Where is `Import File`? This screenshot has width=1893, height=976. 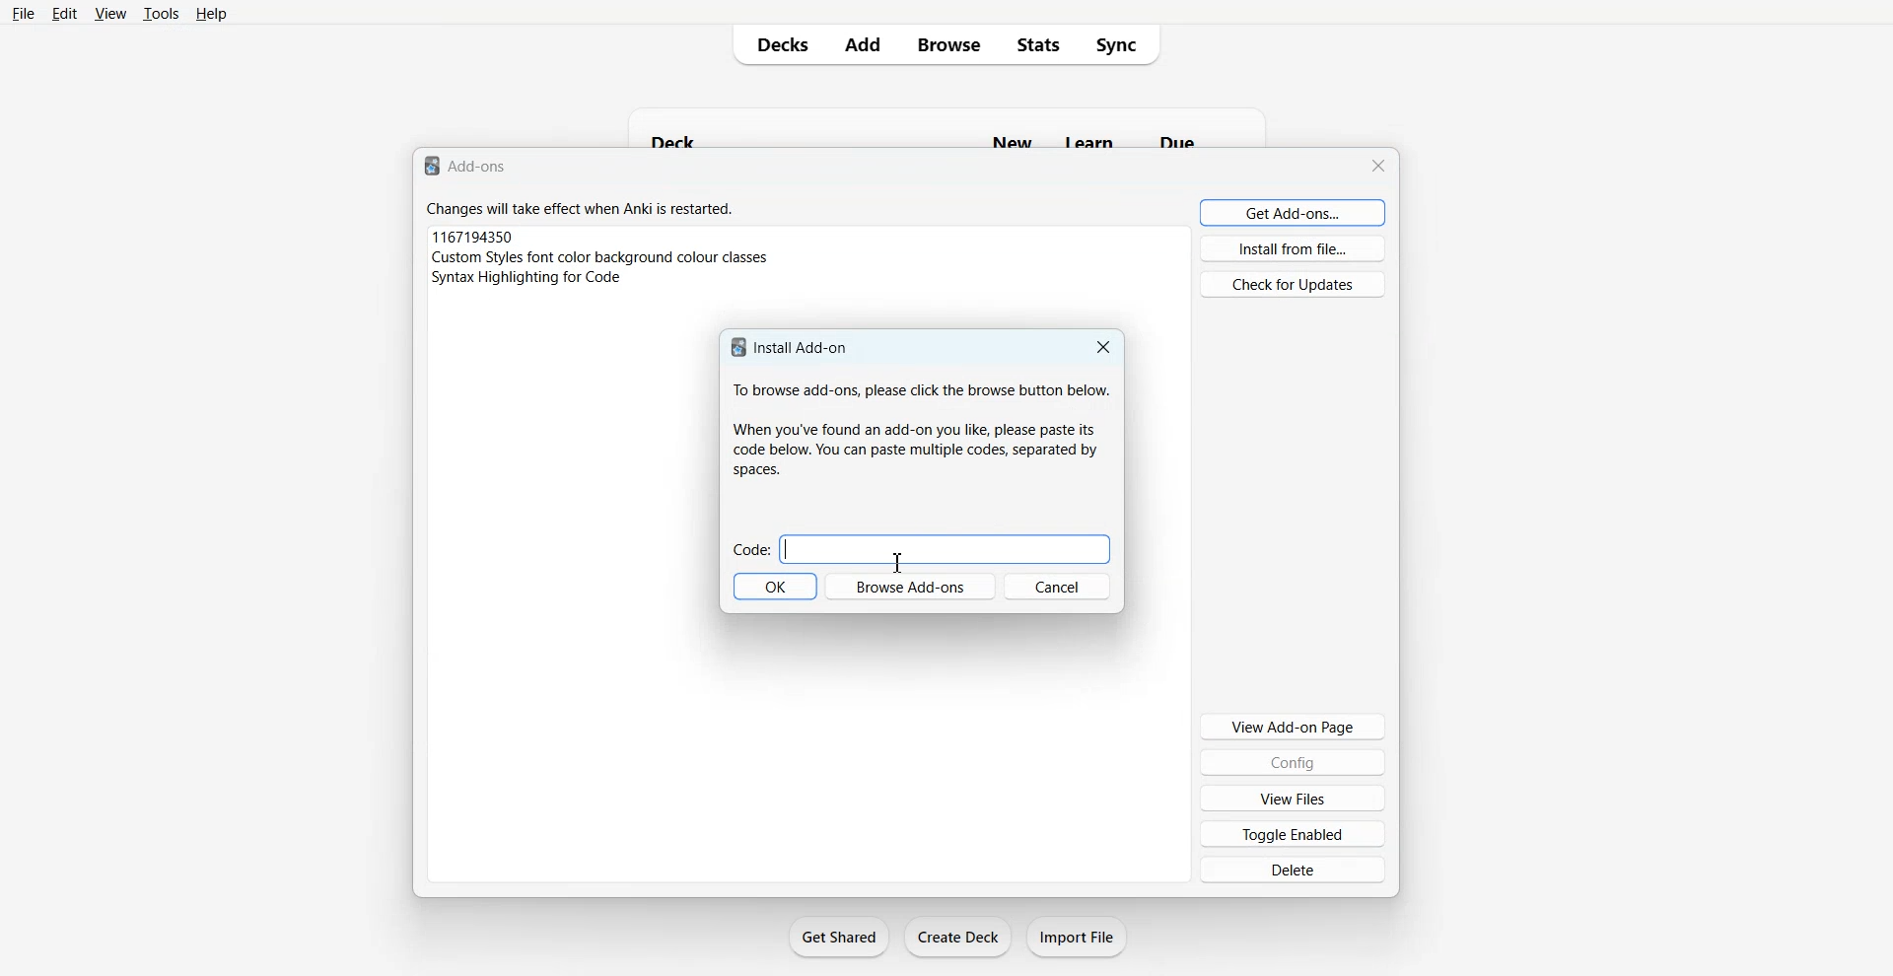 Import File is located at coordinates (1078, 937).